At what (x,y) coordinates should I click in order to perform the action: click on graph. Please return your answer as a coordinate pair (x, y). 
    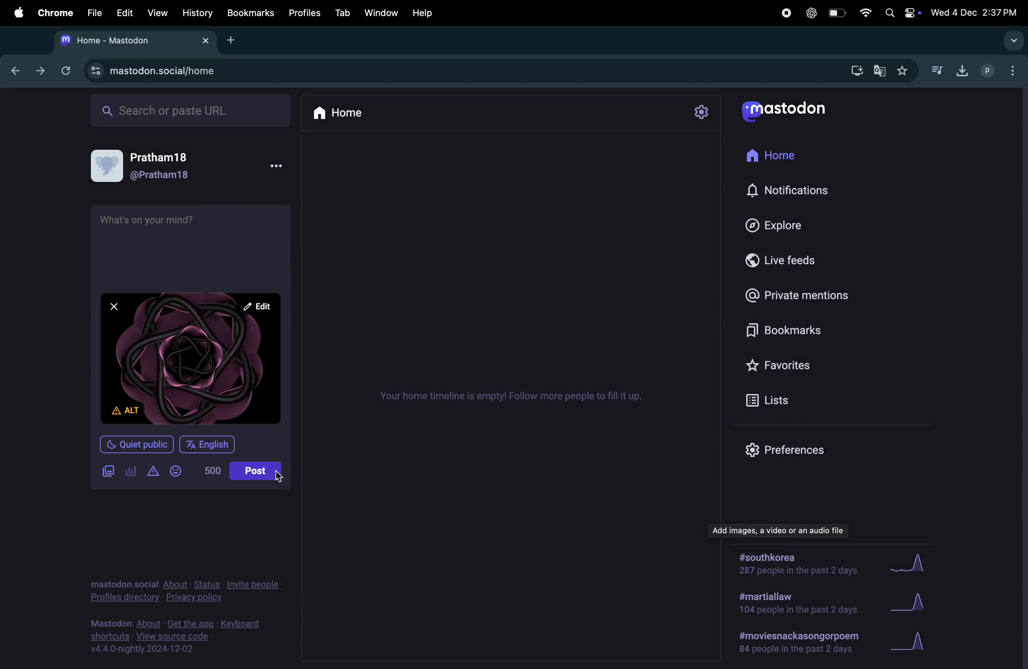
    Looking at the image, I should click on (908, 563).